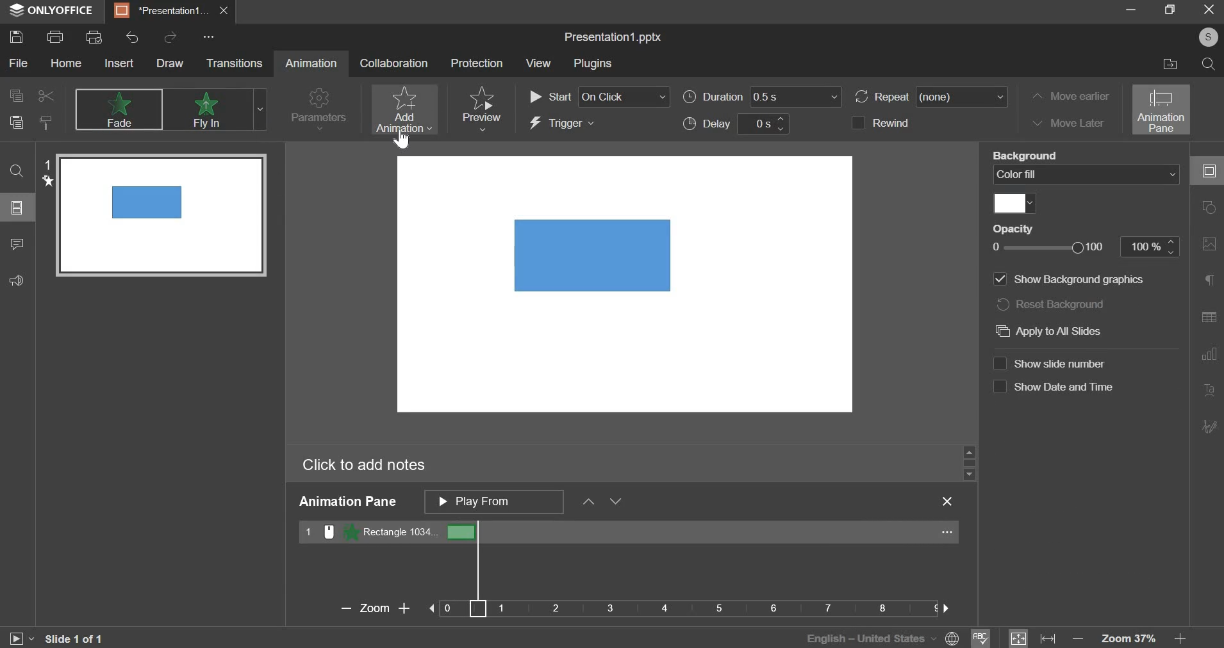 This screenshot has width=1224, height=648. I want to click on collaboration, so click(395, 63).